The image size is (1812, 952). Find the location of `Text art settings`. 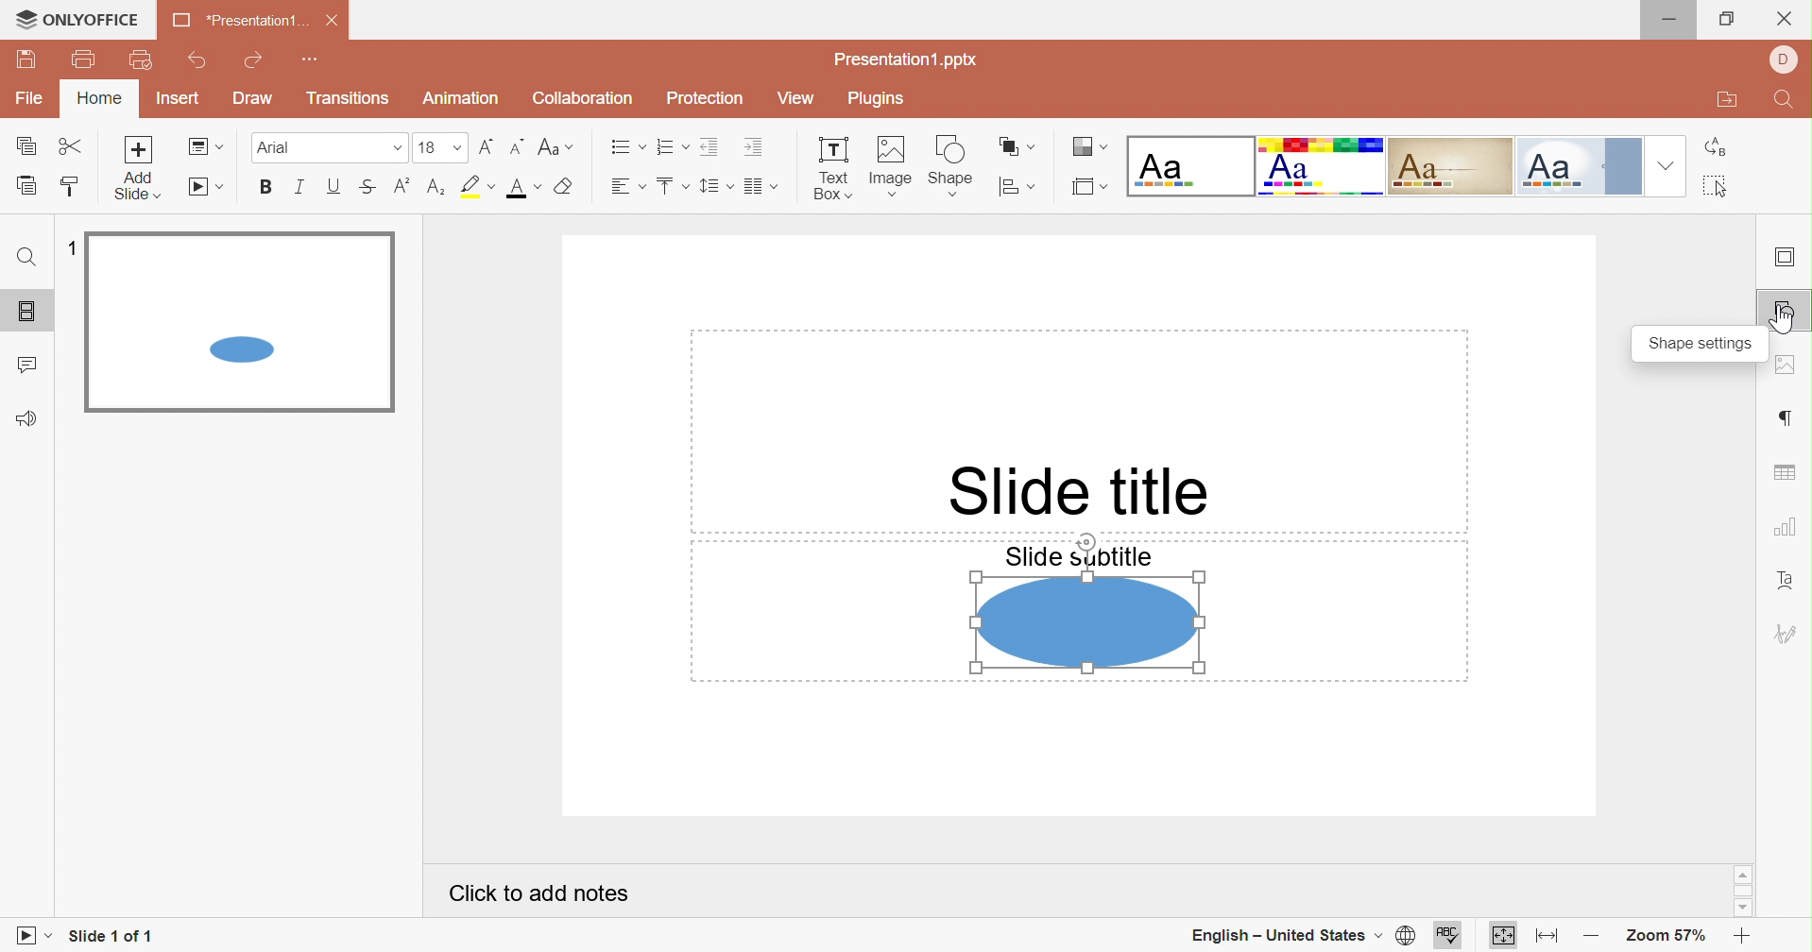

Text art settings is located at coordinates (1788, 578).